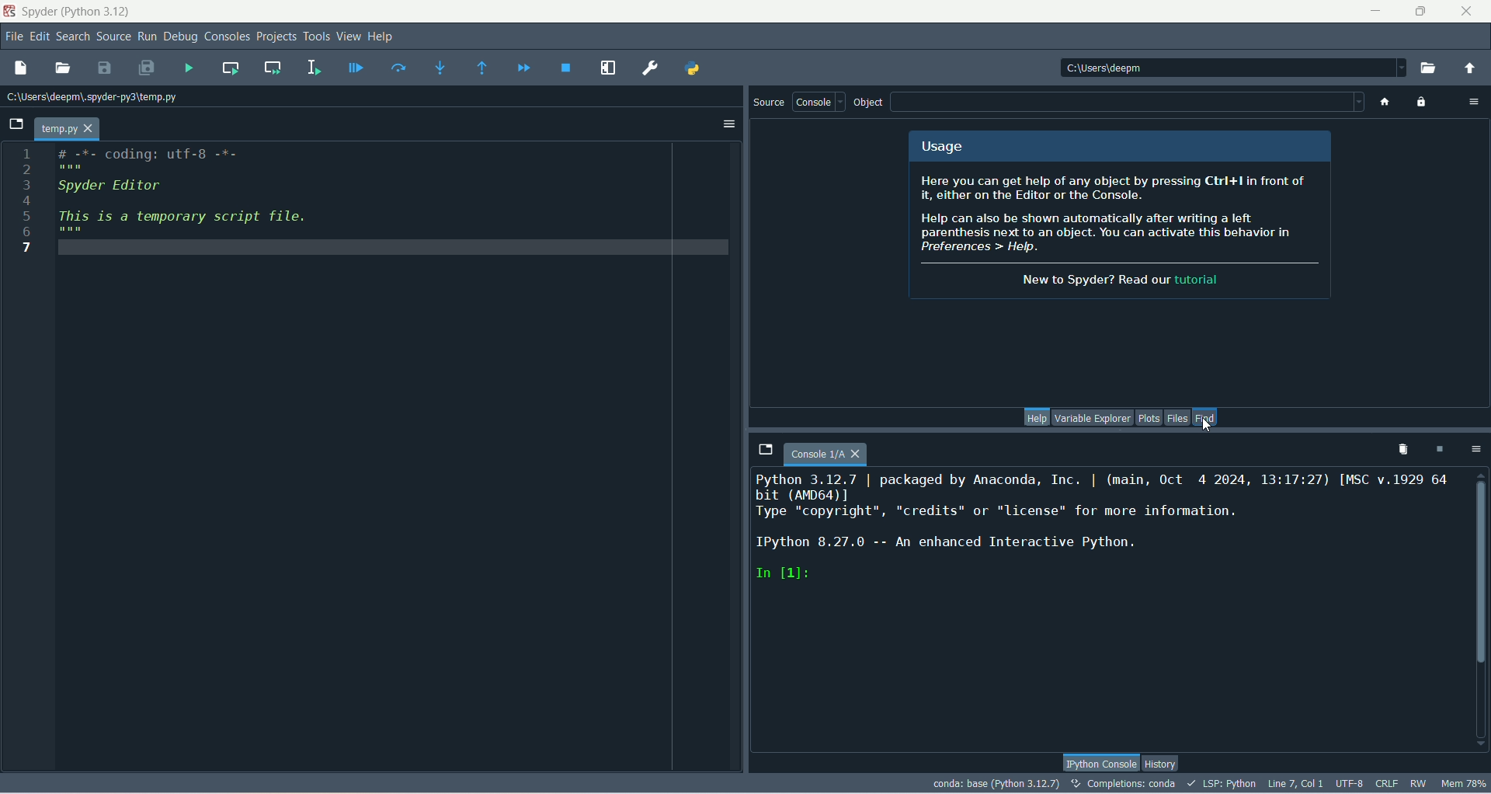  Describe the element at coordinates (1100, 761) in the screenshot. I see `IPython console` at that location.